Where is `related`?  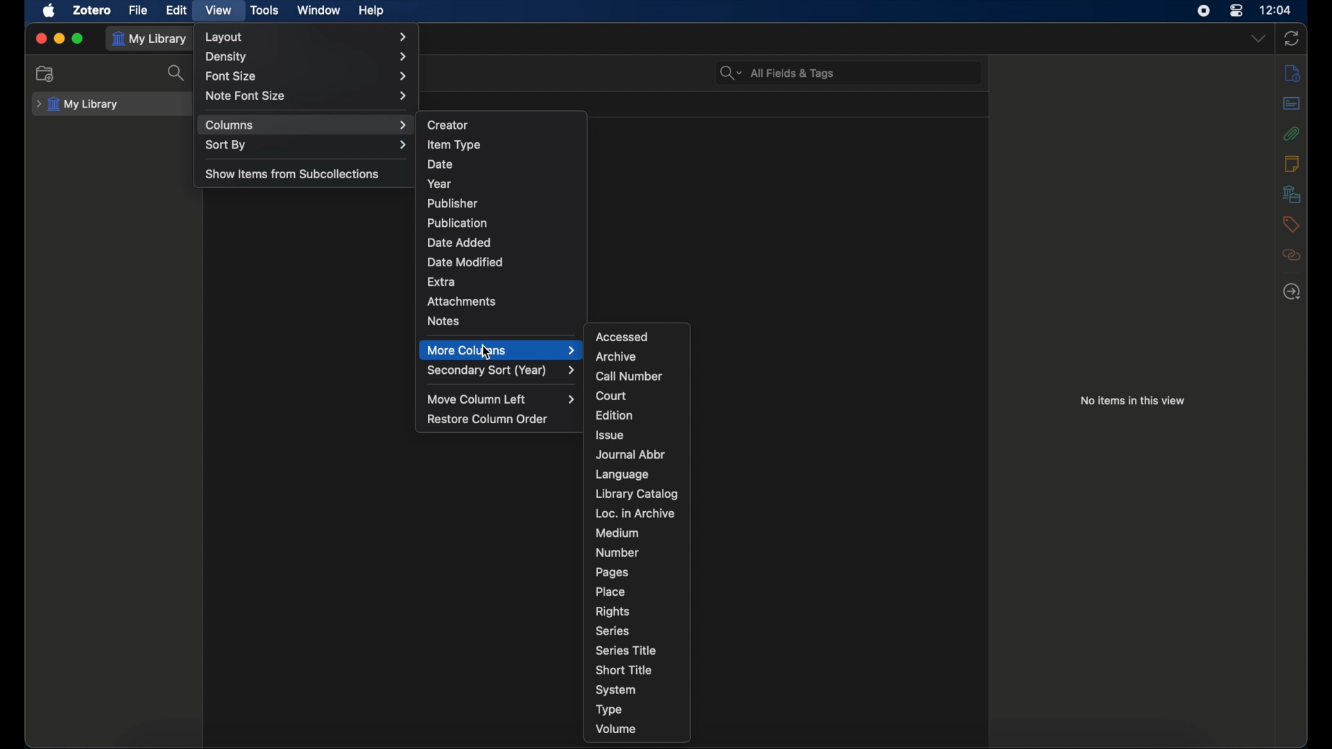
related is located at coordinates (1292, 255).